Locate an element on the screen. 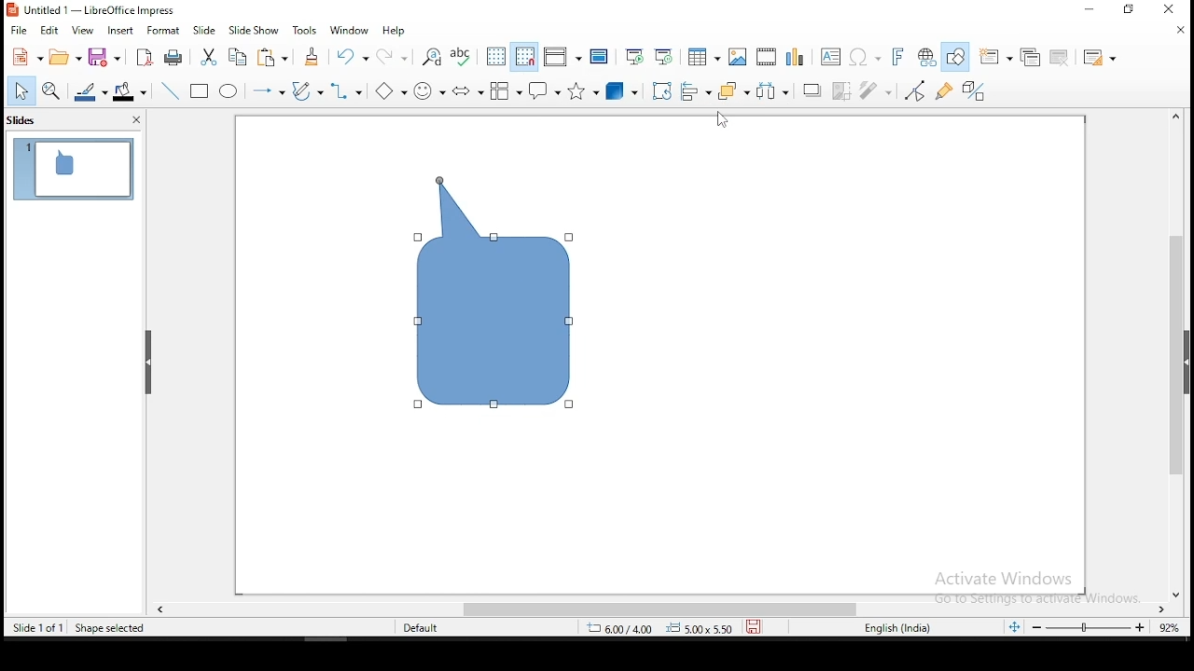 This screenshot has height=671, width=1194. clone formatting is located at coordinates (315, 57).